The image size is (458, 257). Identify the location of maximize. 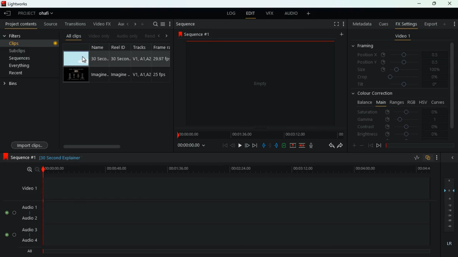
(435, 4).